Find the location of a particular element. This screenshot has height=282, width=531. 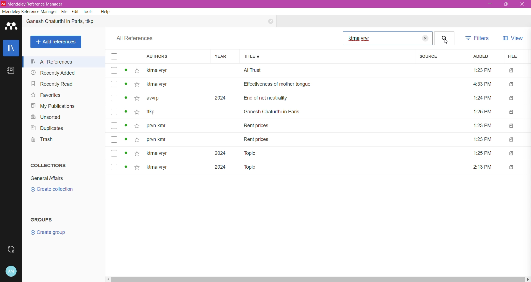

select reference  is located at coordinates (114, 153).